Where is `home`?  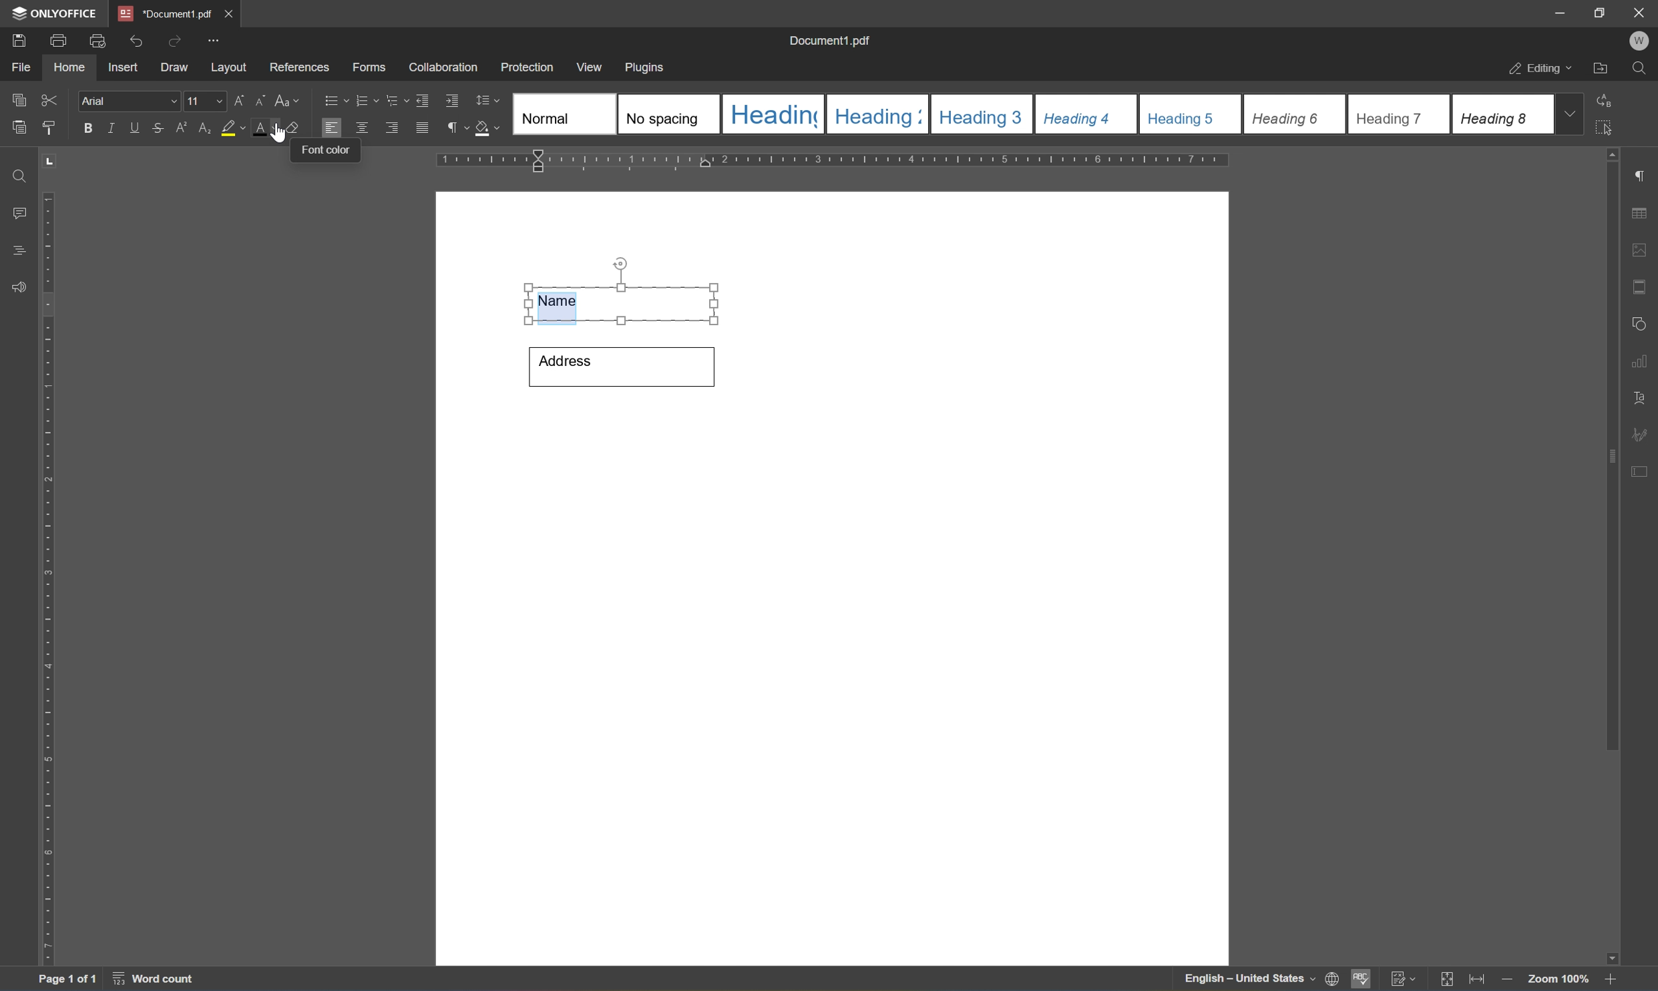
home is located at coordinates (73, 70).